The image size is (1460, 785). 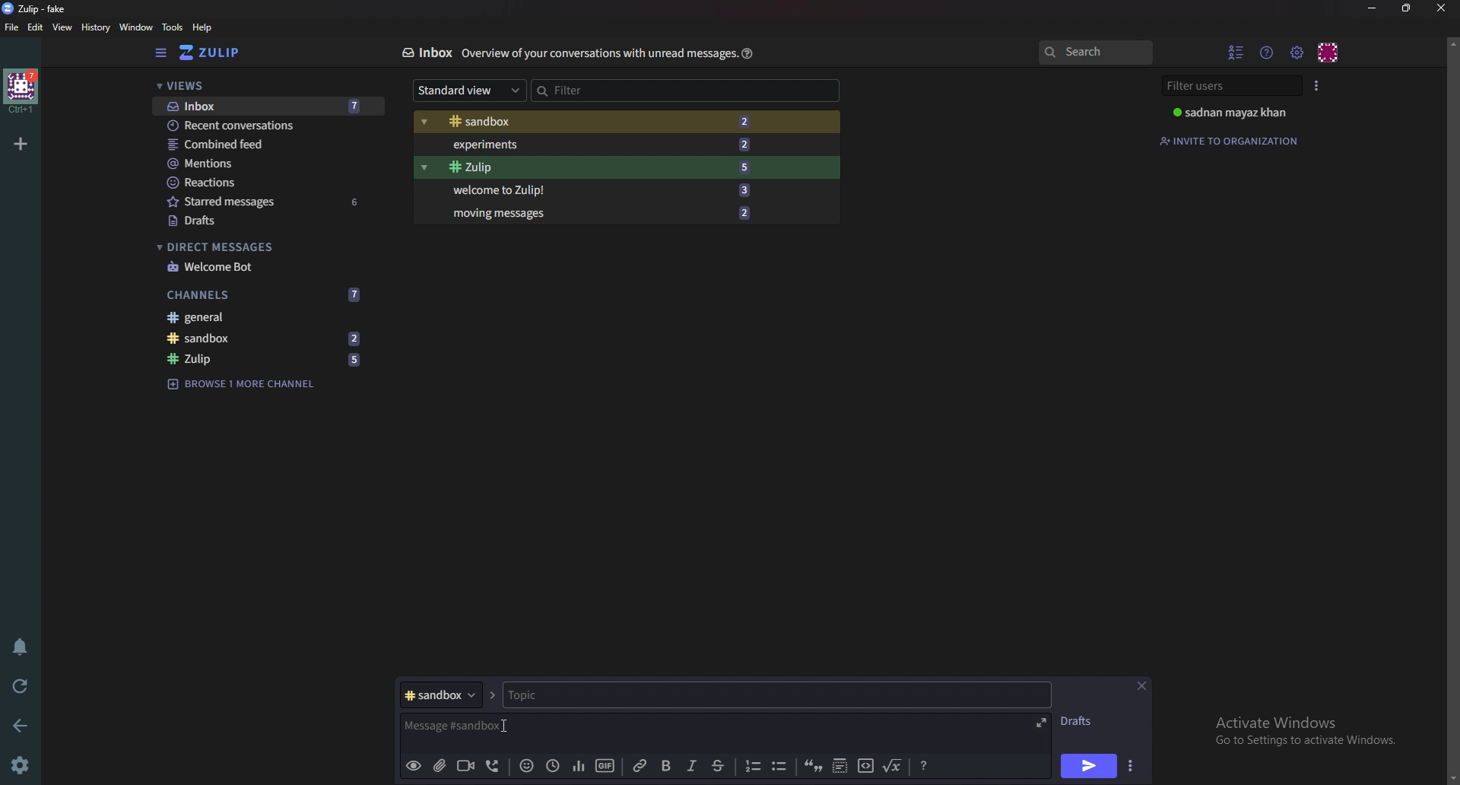 I want to click on Browse channel, so click(x=249, y=383).